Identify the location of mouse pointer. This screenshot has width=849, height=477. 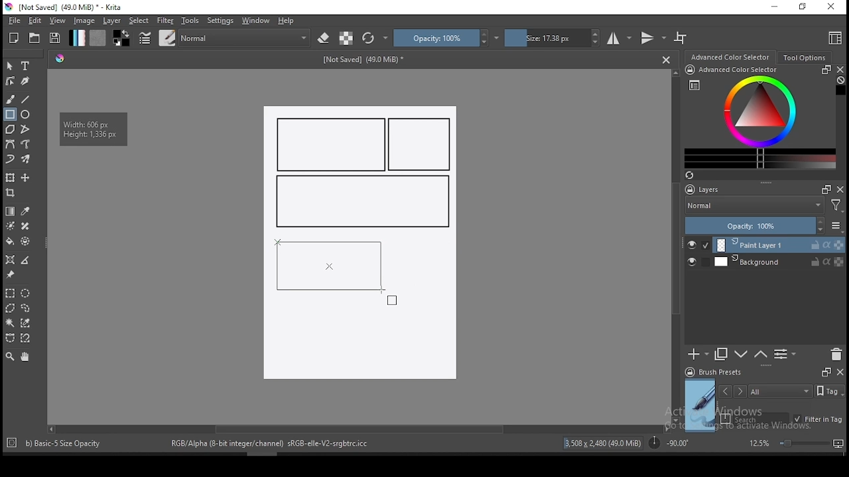
(389, 297).